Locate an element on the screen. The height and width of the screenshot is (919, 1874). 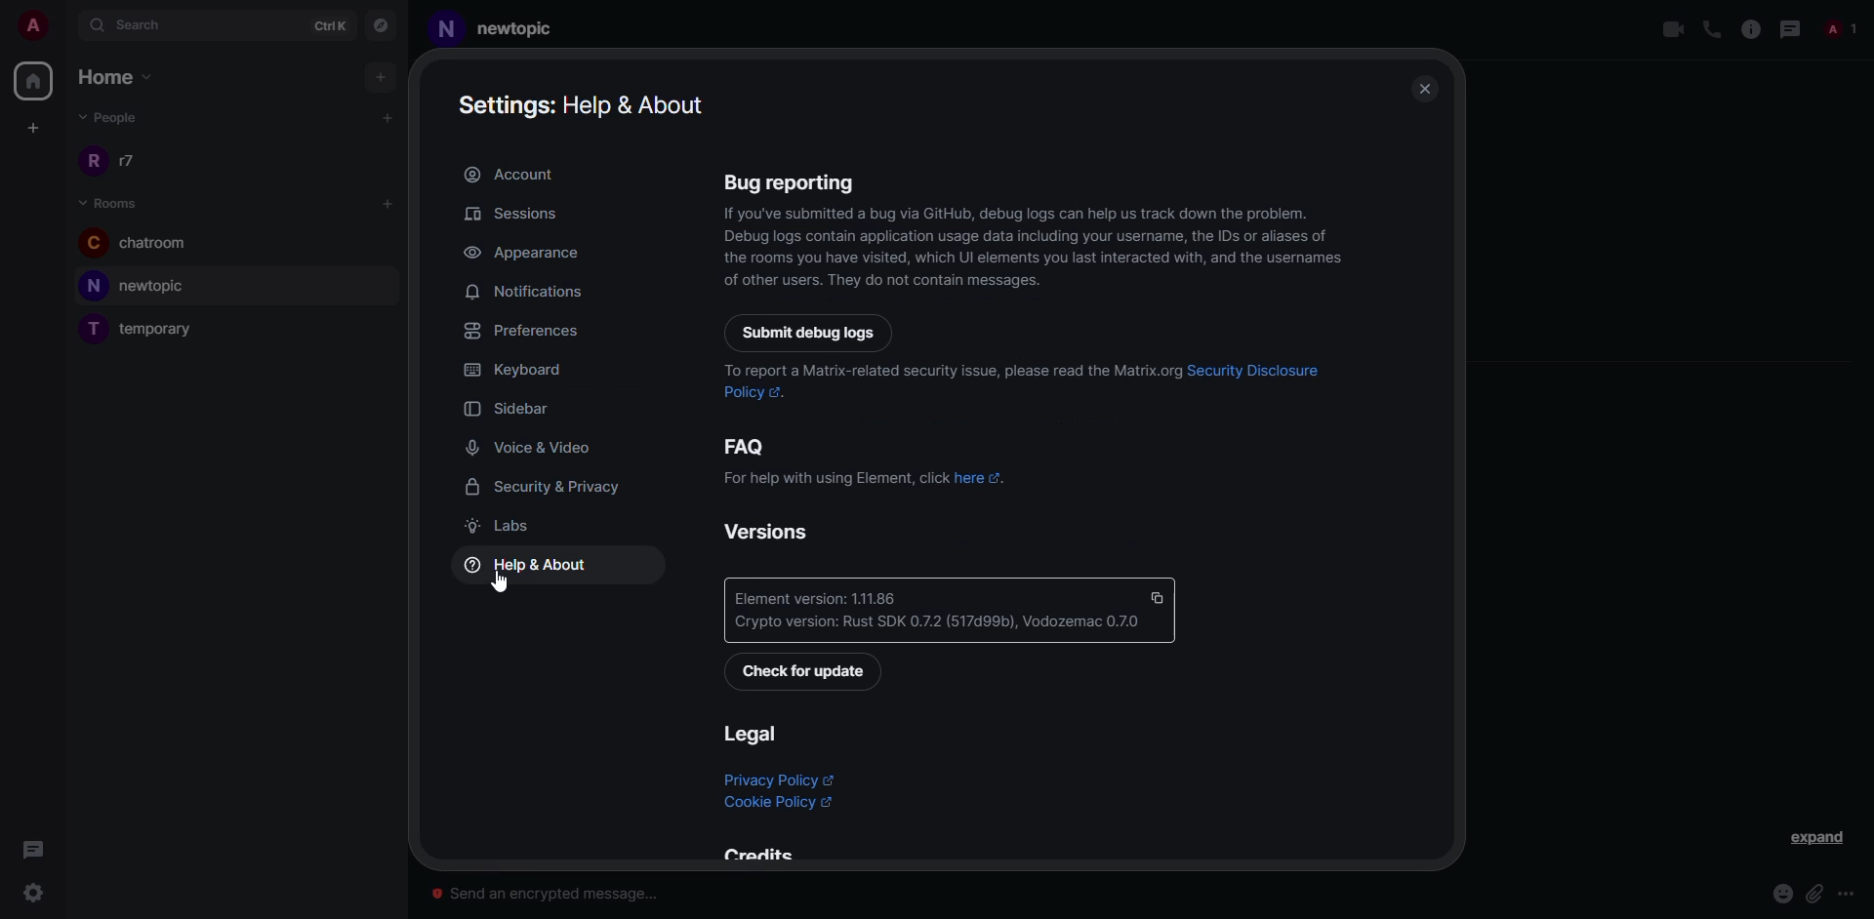
rooms is located at coordinates (124, 204).